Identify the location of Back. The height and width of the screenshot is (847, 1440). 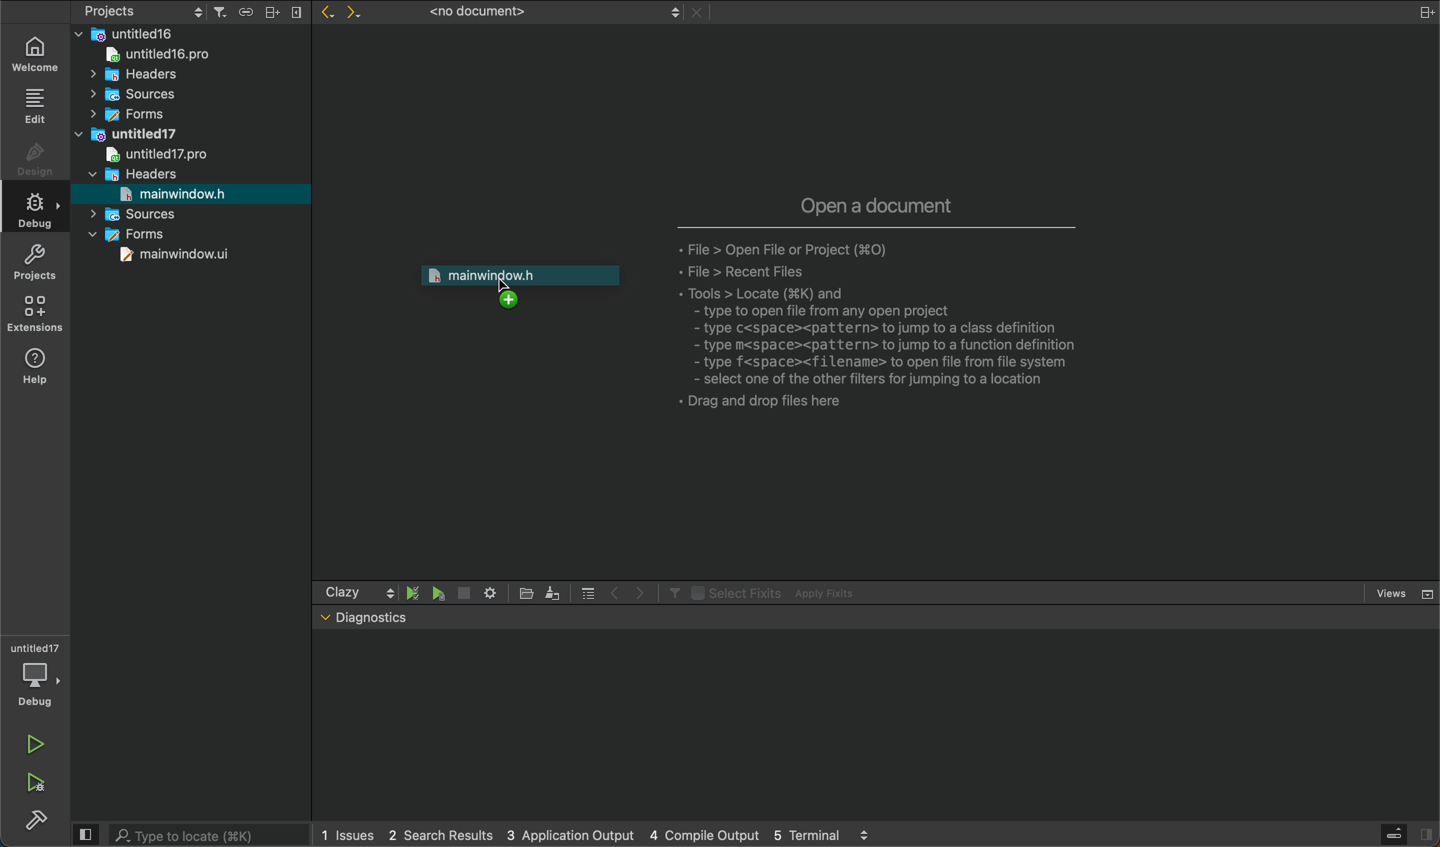
(324, 14).